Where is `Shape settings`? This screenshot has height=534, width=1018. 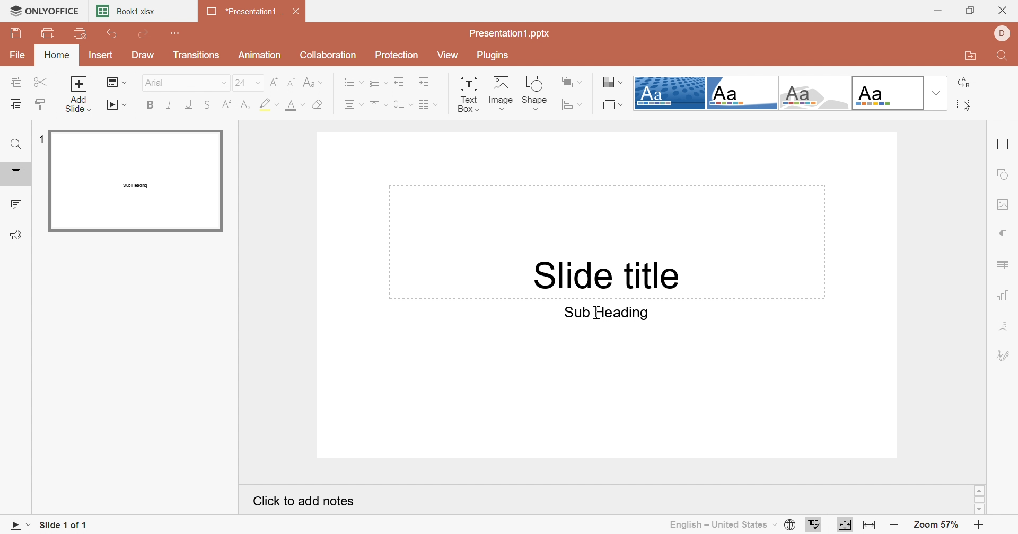 Shape settings is located at coordinates (1005, 174).